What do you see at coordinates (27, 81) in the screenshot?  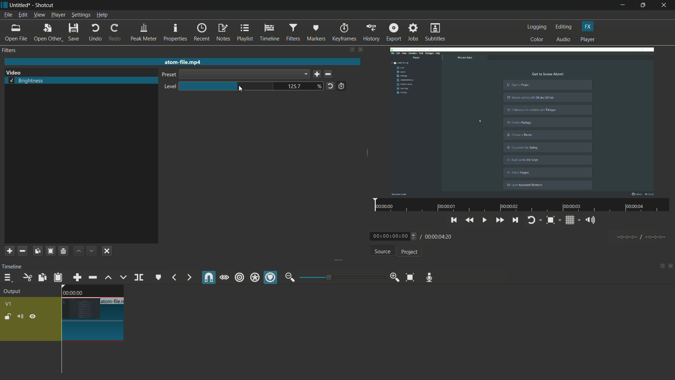 I see `brightness` at bounding box center [27, 81].